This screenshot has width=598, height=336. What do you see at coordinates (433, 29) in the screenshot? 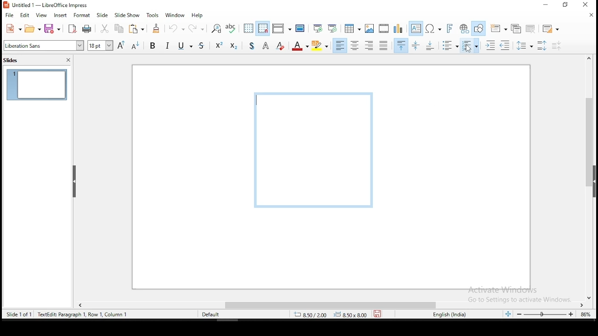
I see `insert special characters` at bounding box center [433, 29].